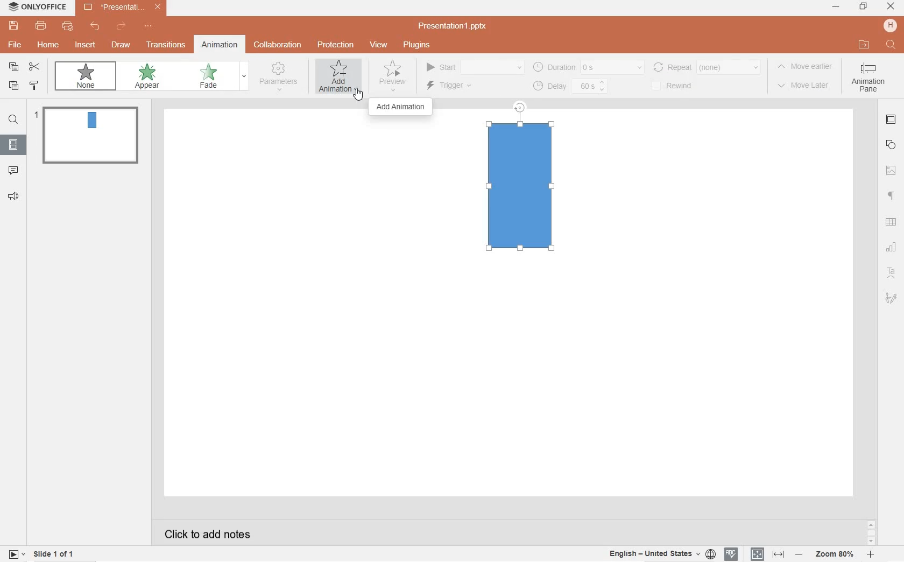 This screenshot has height=562, width=904. Describe the element at coordinates (340, 76) in the screenshot. I see `add animation` at that location.